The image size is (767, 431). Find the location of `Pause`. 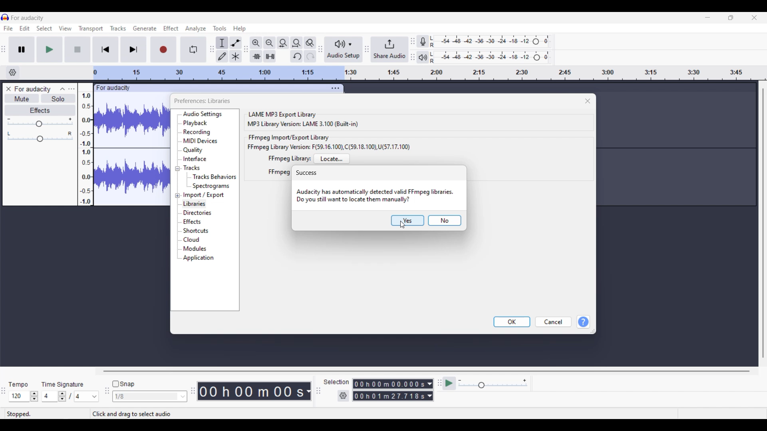

Pause is located at coordinates (22, 49).